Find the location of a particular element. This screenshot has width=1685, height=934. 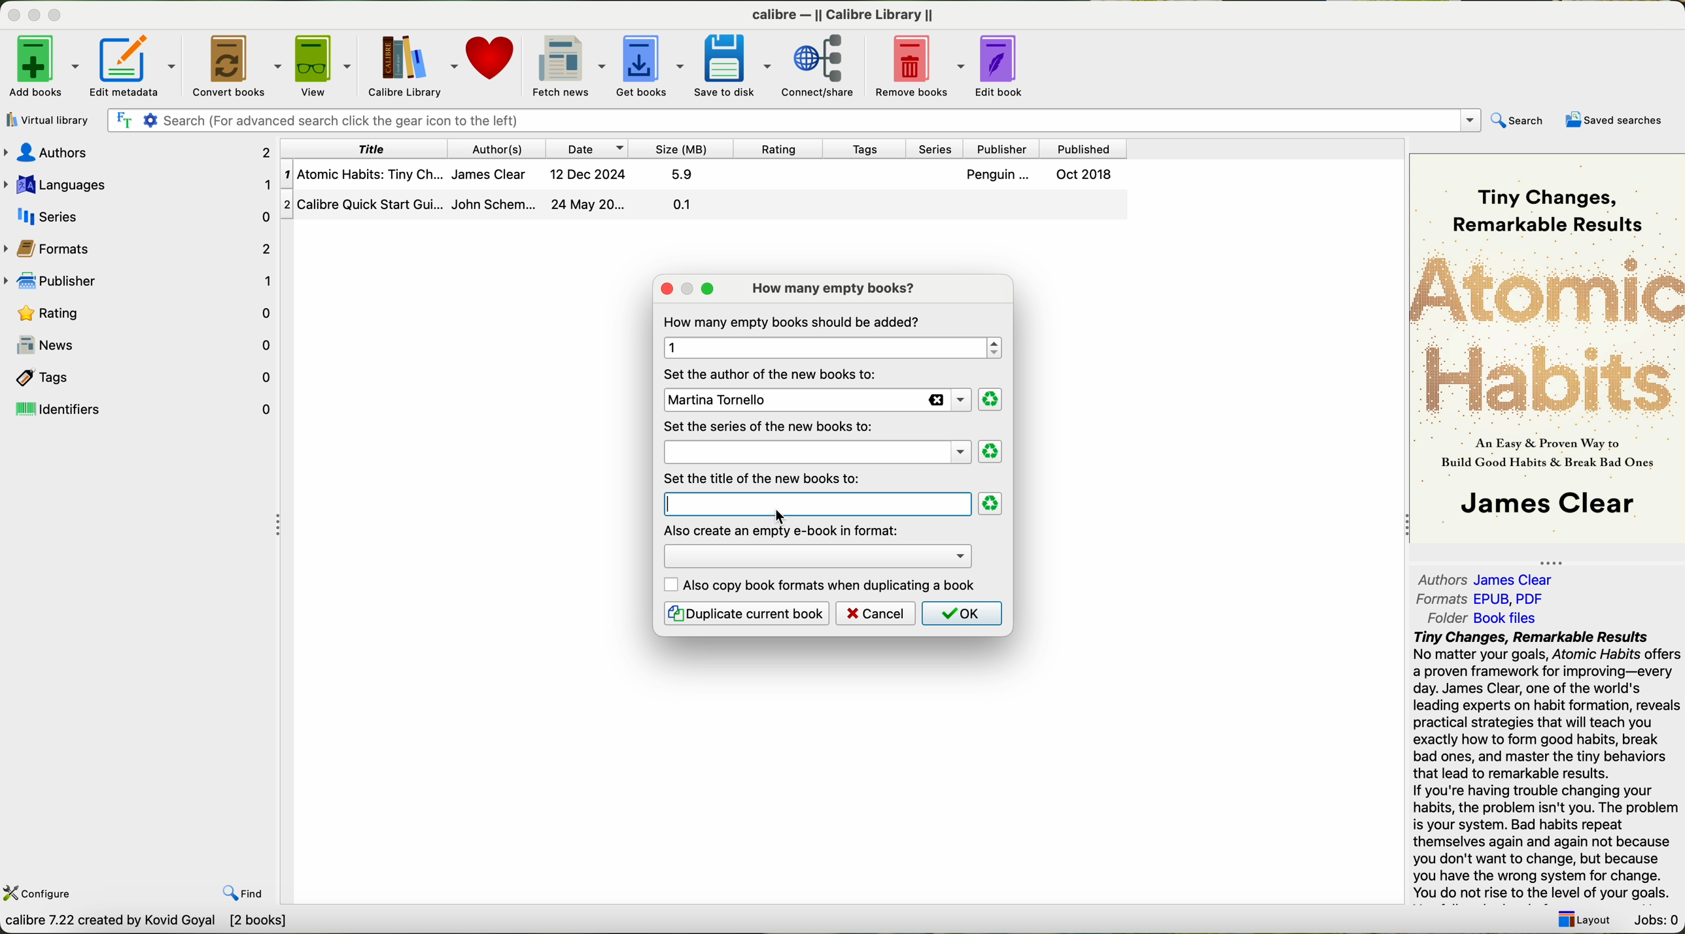

authors is located at coordinates (499, 148).